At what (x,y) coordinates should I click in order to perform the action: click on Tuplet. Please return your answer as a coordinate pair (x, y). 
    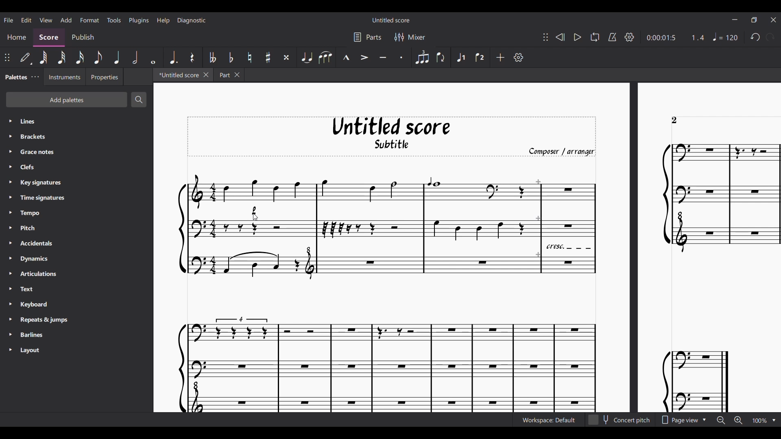
    Looking at the image, I should click on (422, 57).